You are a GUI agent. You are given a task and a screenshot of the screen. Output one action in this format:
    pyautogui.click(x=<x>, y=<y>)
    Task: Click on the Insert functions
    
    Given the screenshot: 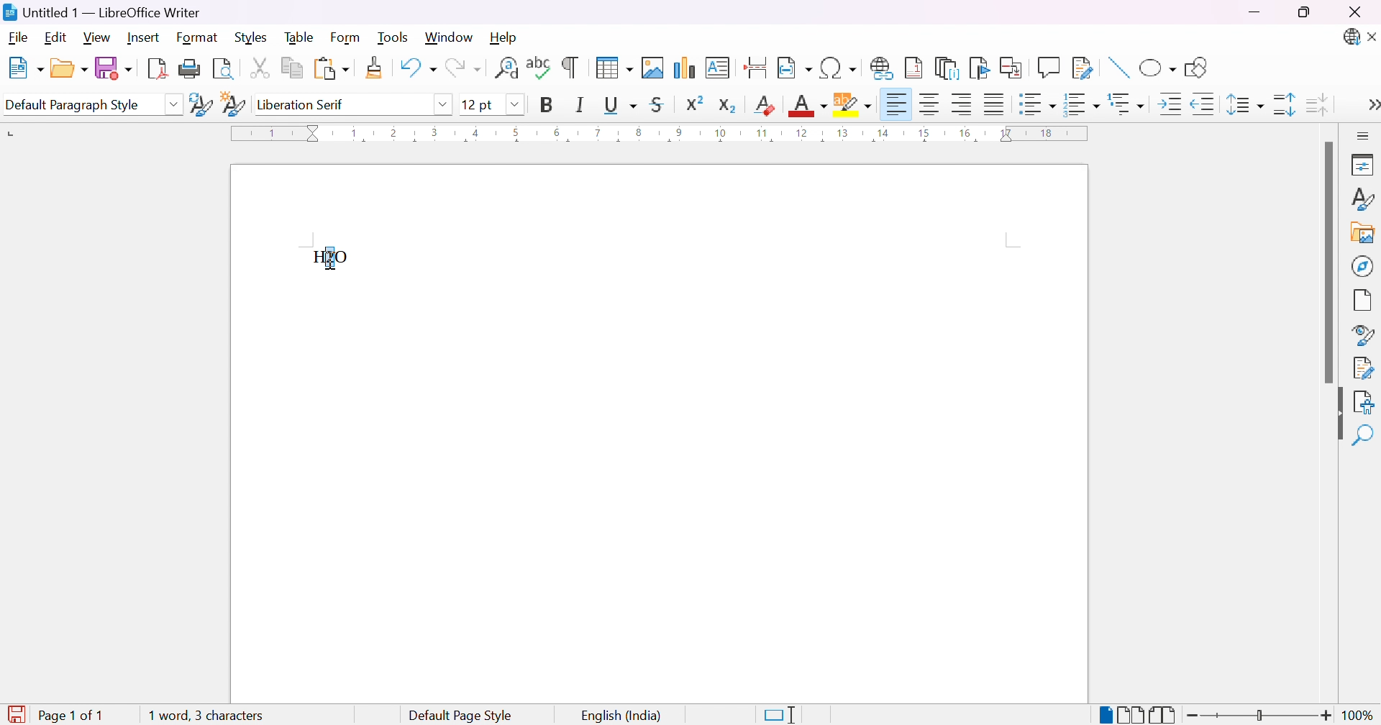 What is the action you would take?
    pyautogui.click(x=1048, y=68)
    